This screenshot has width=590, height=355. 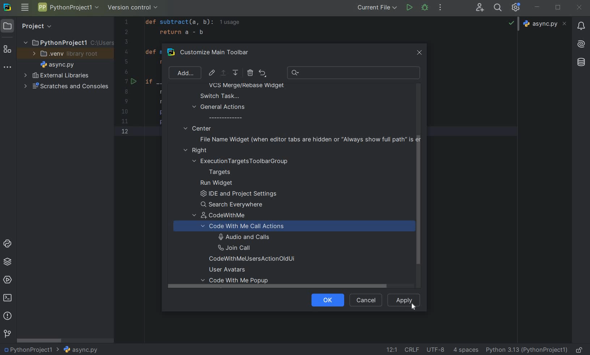 I want to click on MINIMIZE, so click(x=538, y=8).